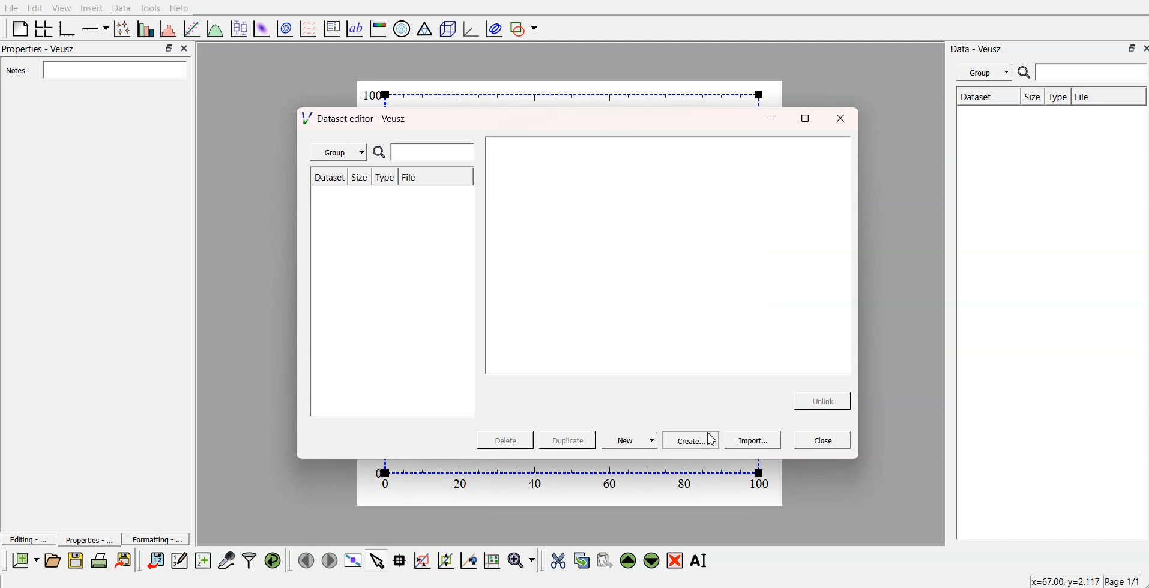 The height and width of the screenshot is (588, 1149). I want to click on plot points with lines, so click(123, 29).